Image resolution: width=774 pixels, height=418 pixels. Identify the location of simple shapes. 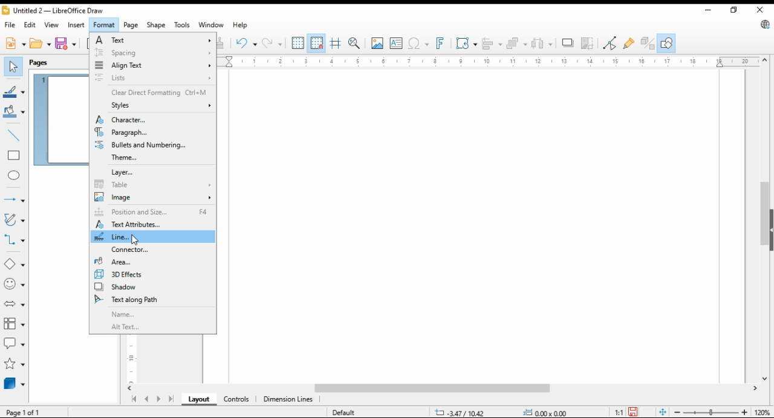
(15, 263).